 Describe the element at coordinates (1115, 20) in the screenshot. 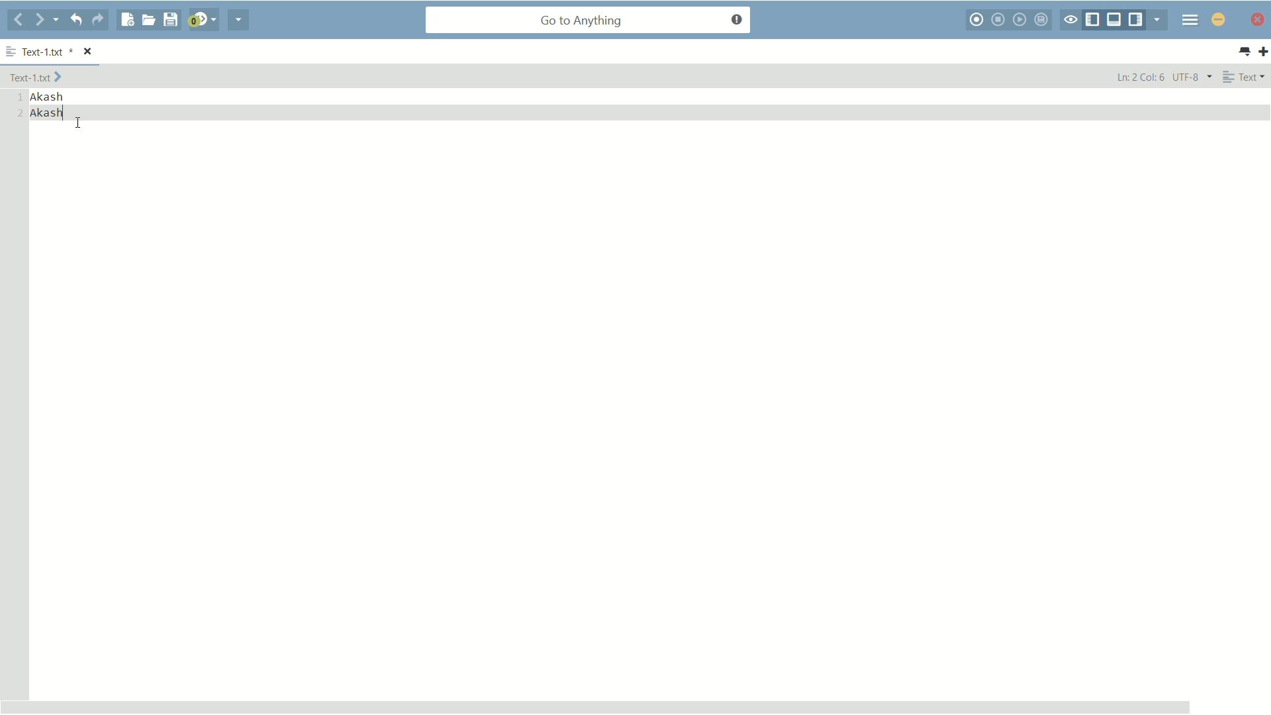

I see `show/hide bottom panel` at that location.